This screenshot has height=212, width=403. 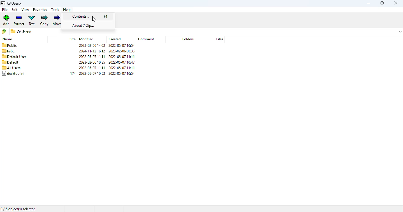 What do you see at coordinates (19, 21) in the screenshot?
I see `extract` at bounding box center [19, 21].